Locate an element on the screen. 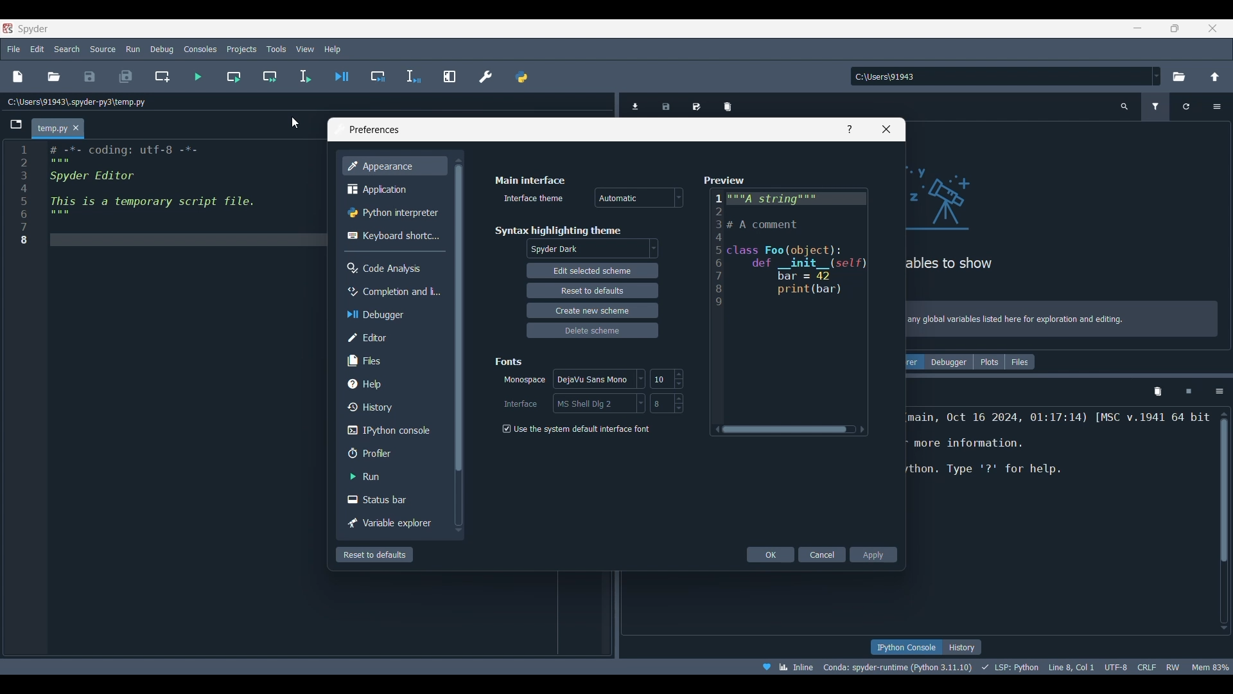 The height and width of the screenshot is (694, 1233). Edit menu is located at coordinates (37, 49).